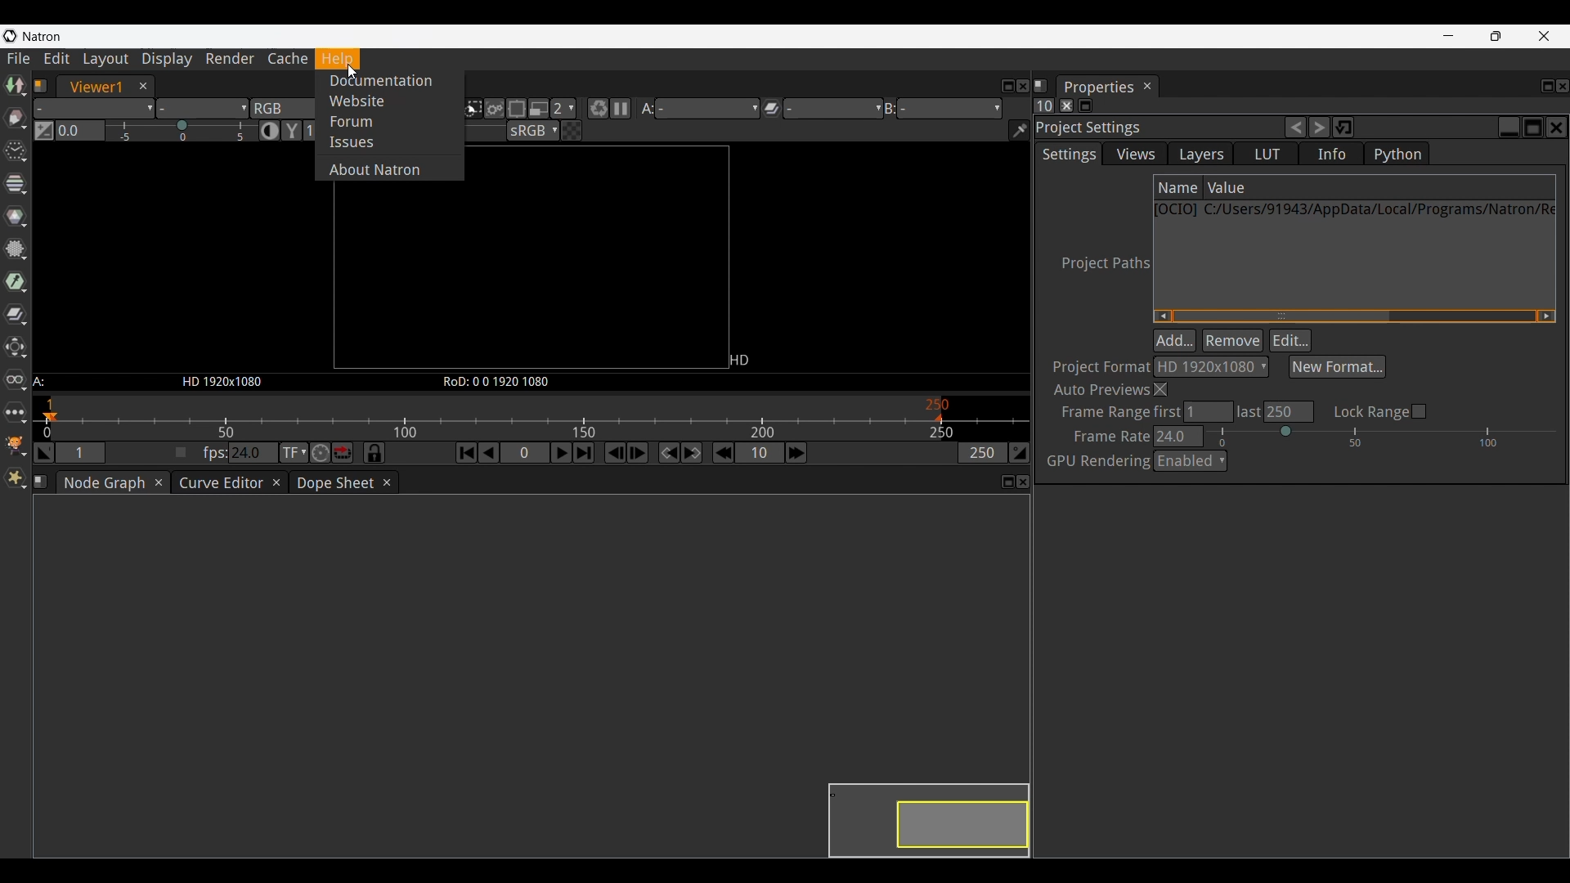 Image resolution: width=1570 pixels, height=883 pixels. I want to click on Previous increment, so click(724, 453).